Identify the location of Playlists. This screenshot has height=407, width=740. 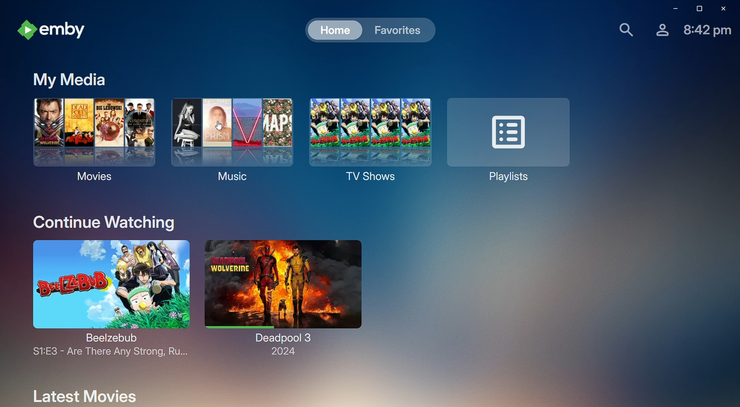
(506, 139).